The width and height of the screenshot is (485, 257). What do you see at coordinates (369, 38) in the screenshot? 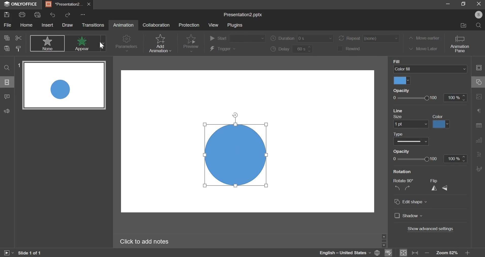
I see `repeat` at bounding box center [369, 38].